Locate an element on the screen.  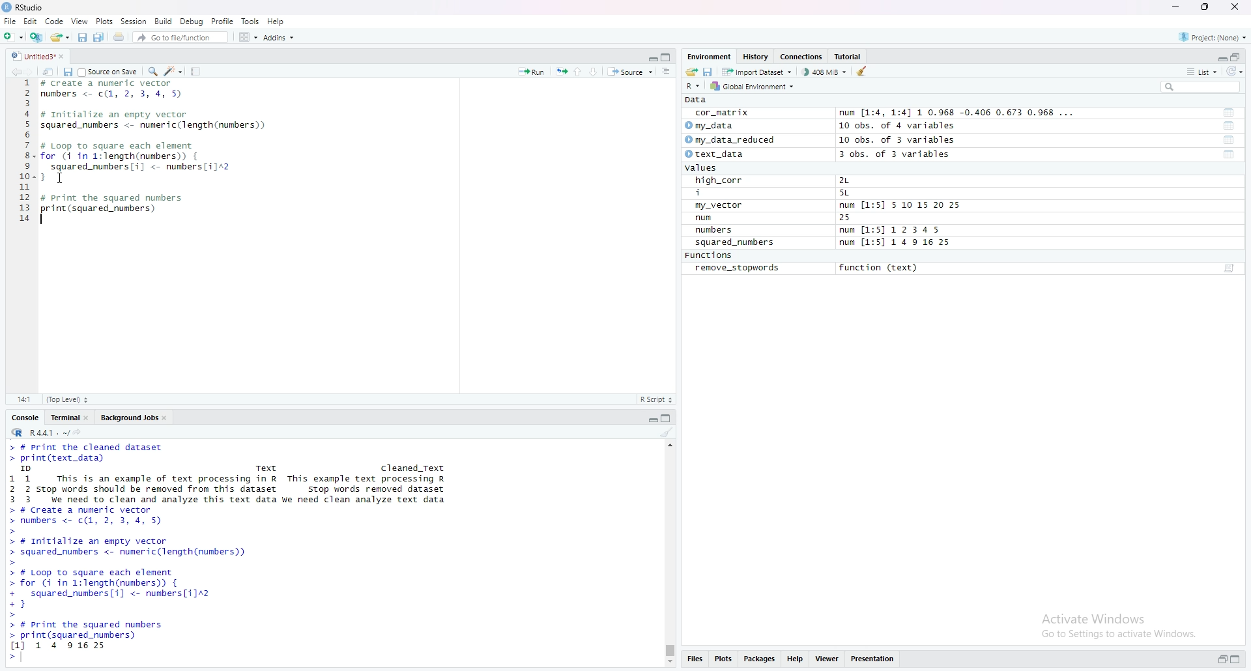
num [1:5] S 10 15 20 25 is located at coordinates (900, 206).